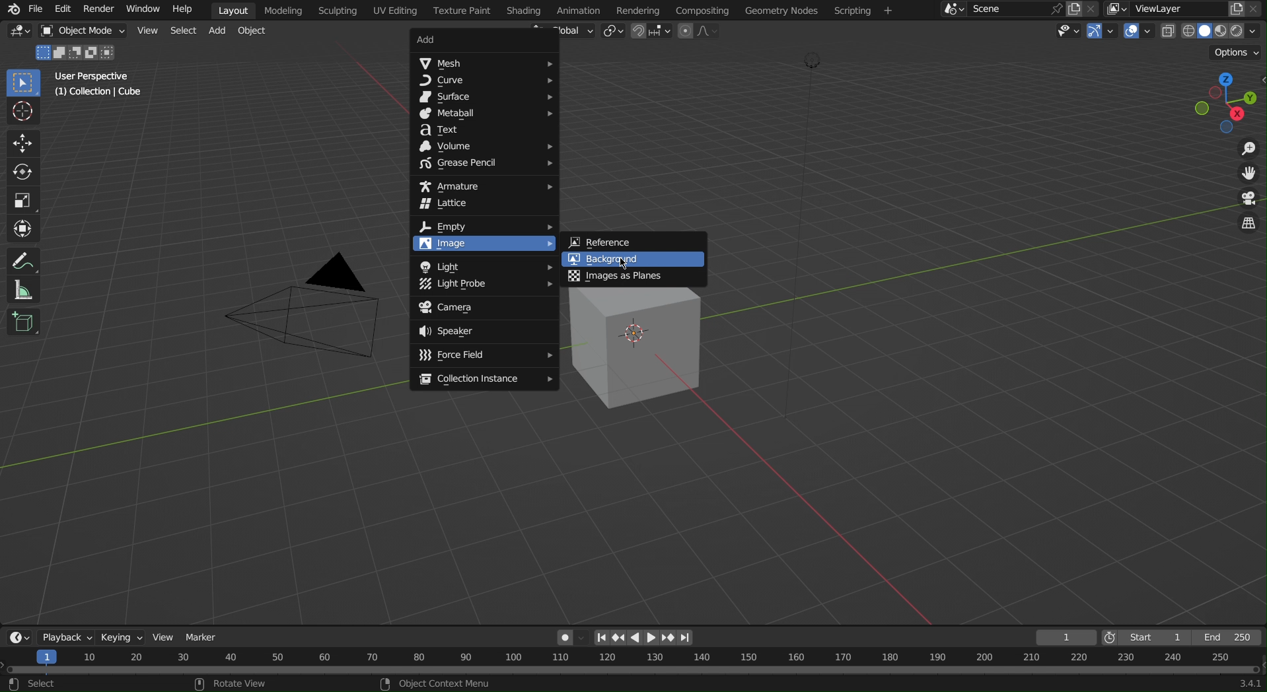  I want to click on Keying, so click(120, 636).